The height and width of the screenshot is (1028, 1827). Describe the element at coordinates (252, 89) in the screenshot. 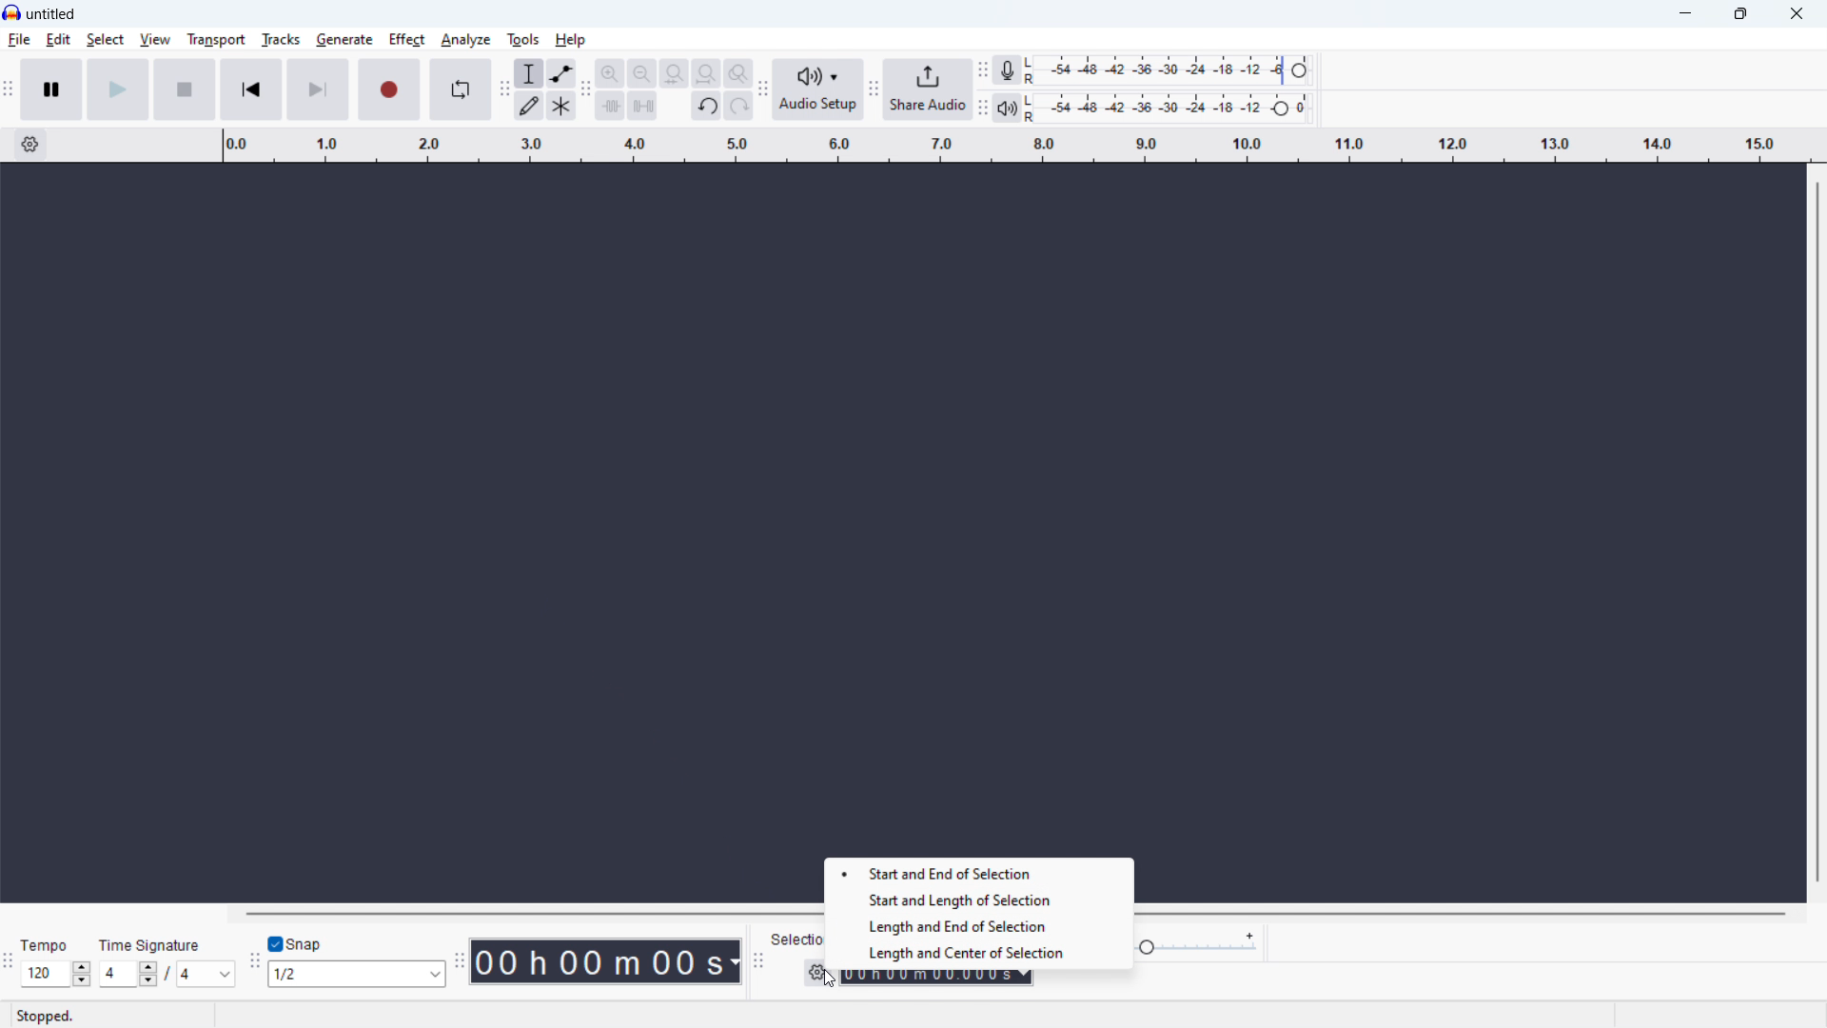

I see `skip to start` at that location.